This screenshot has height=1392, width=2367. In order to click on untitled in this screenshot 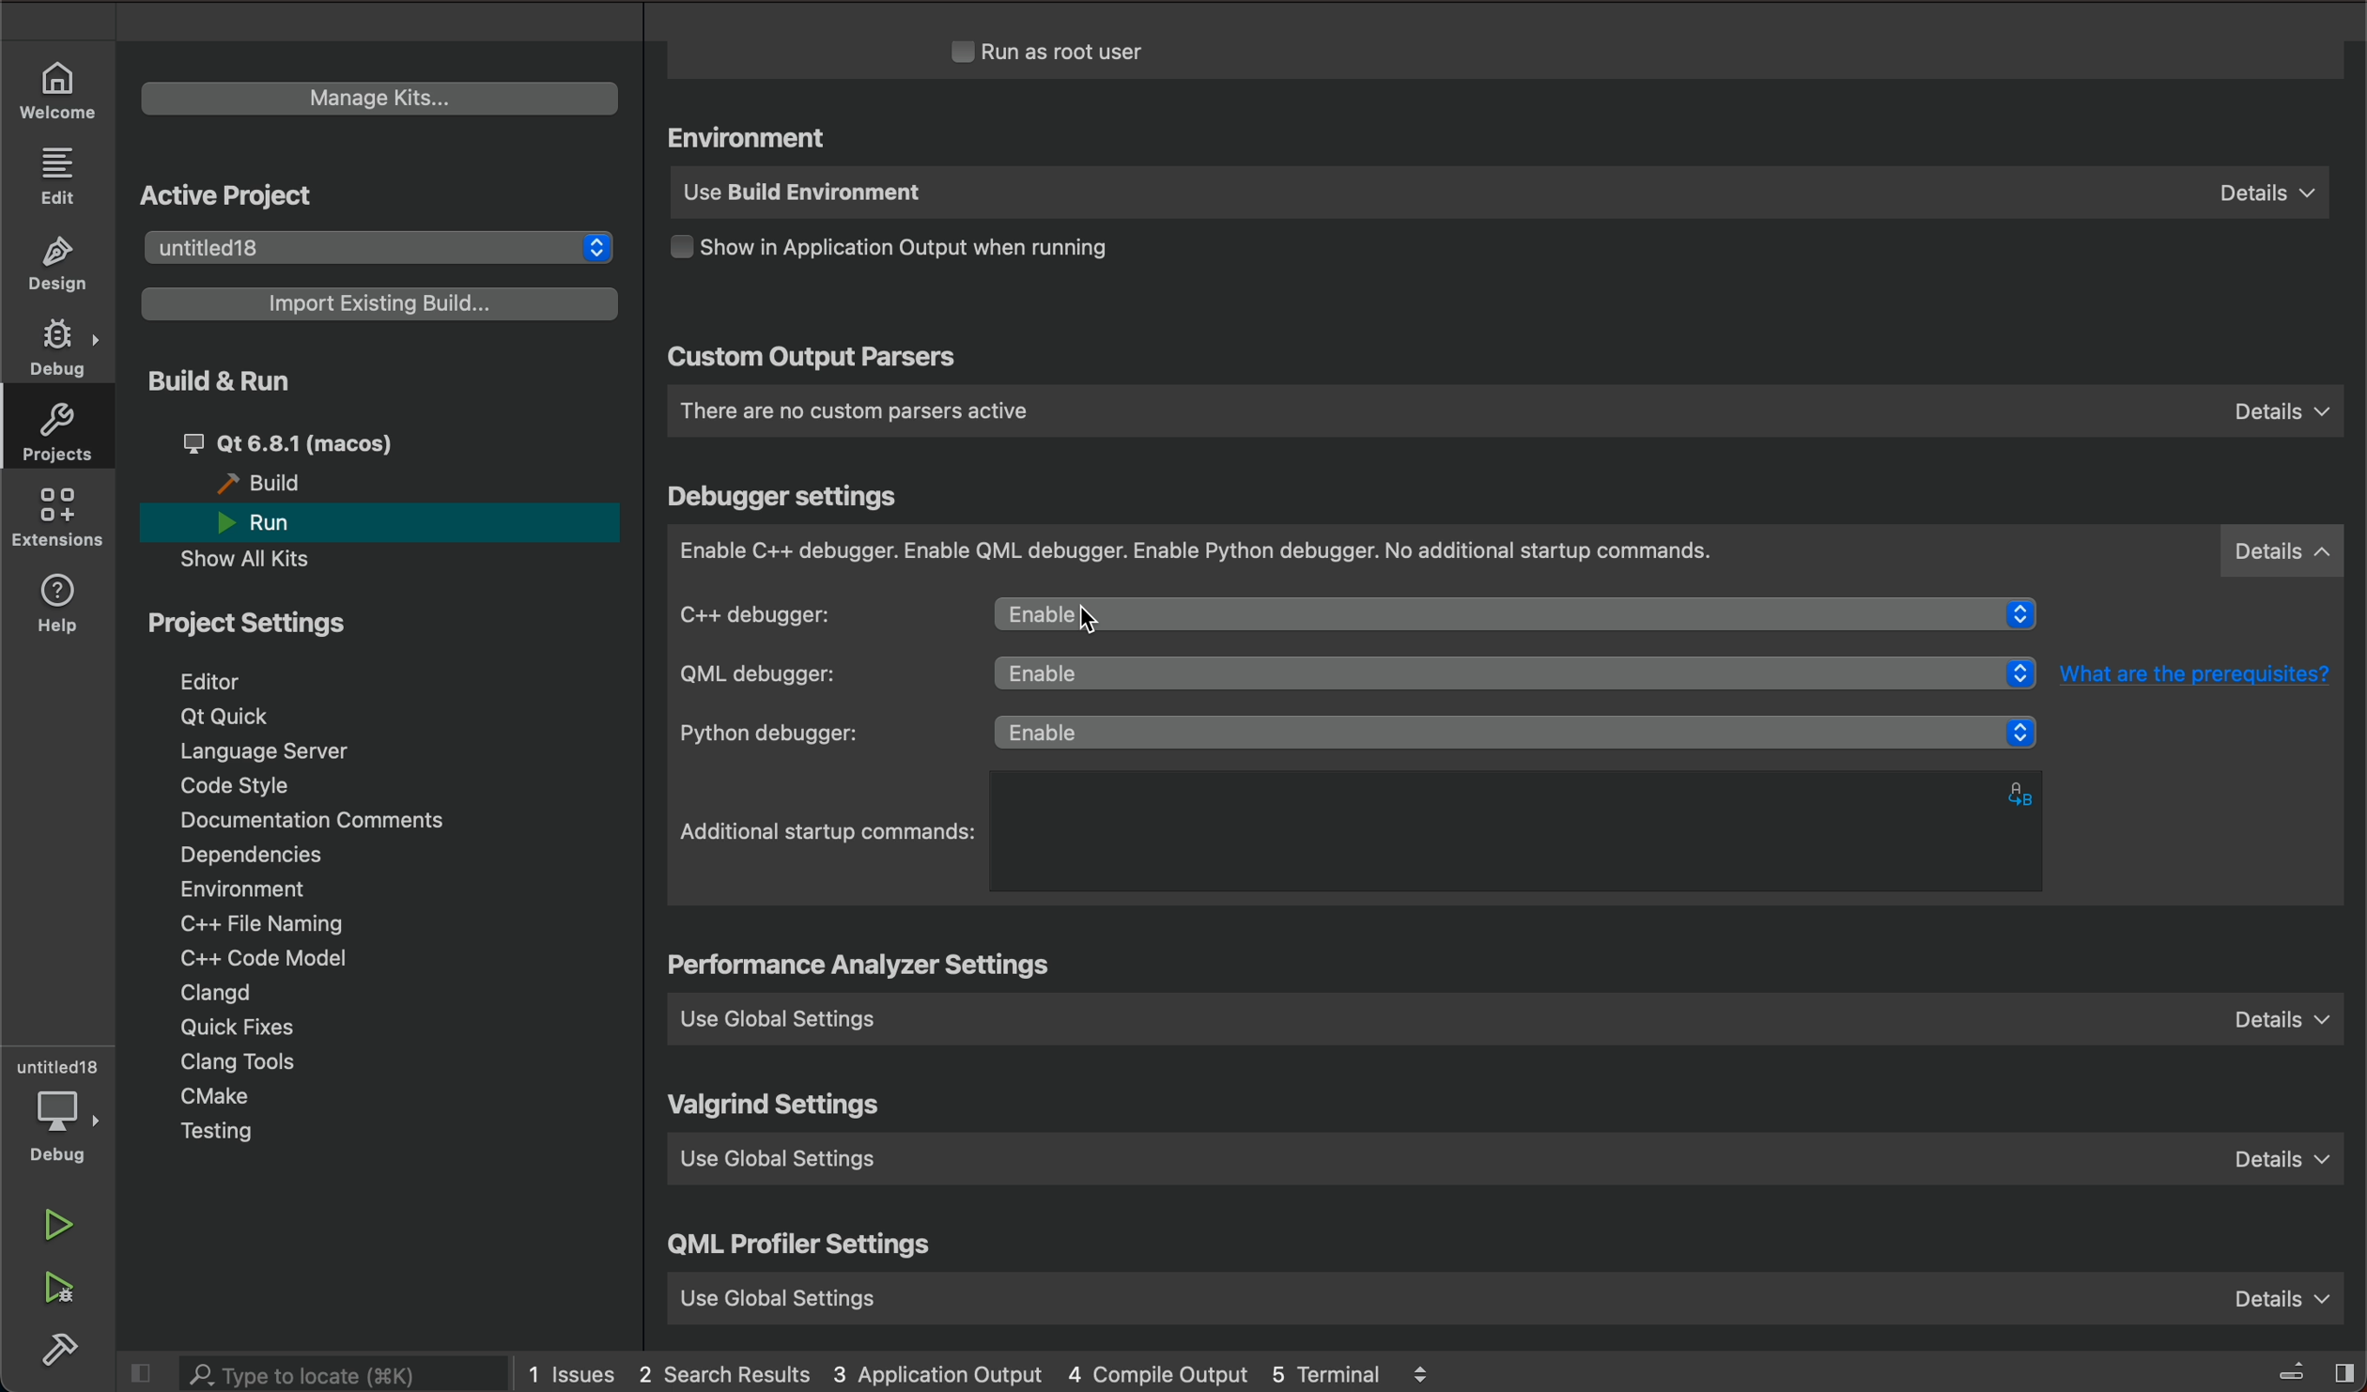, I will do `click(58, 1068)`.